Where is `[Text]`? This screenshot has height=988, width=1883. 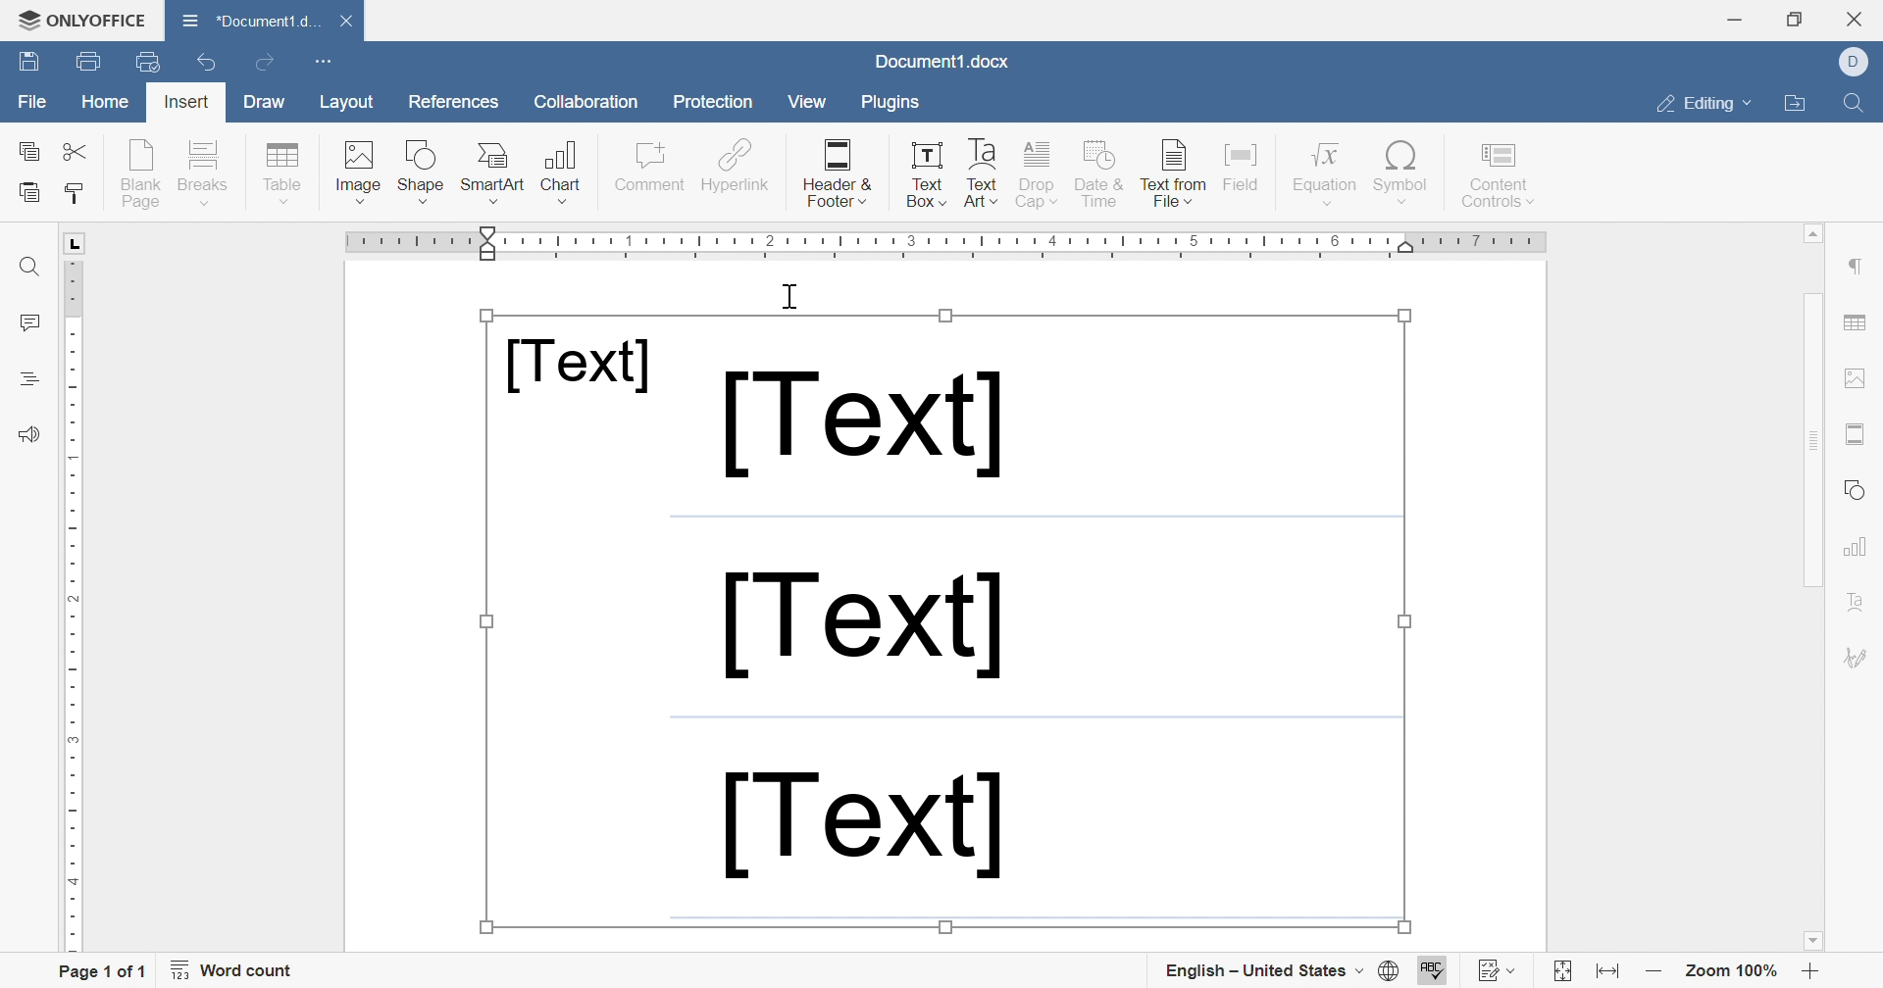 [Text] is located at coordinates (862, 827).